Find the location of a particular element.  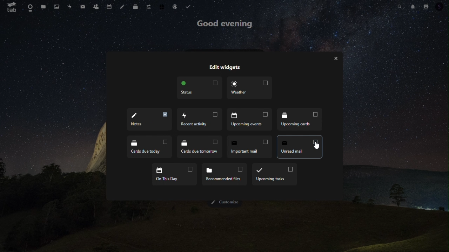

Status is located at coordinates (199, 89).